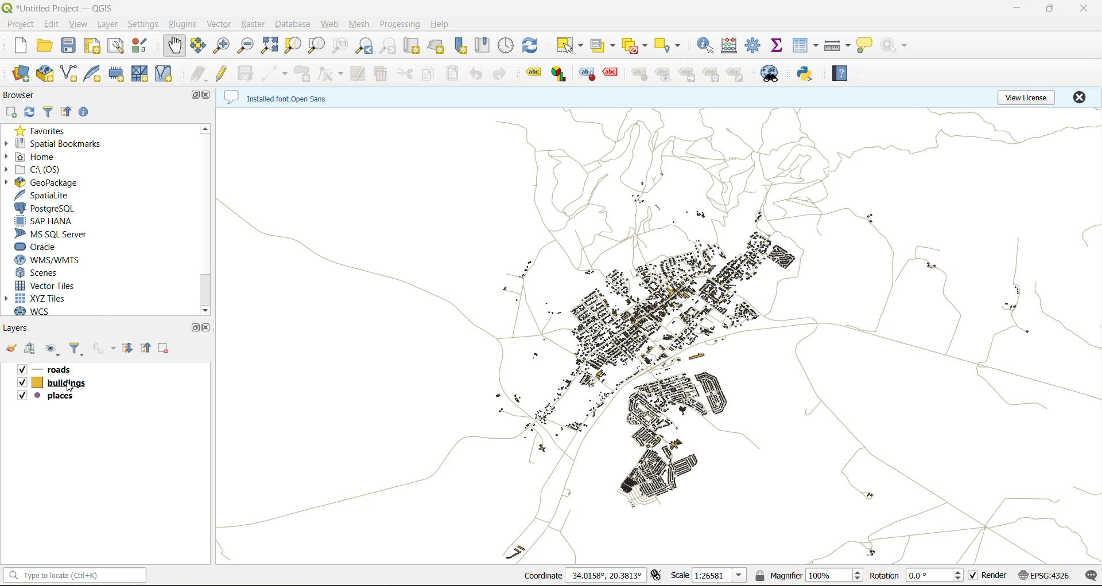  I want to click on vertex tools, so click(331, 74).